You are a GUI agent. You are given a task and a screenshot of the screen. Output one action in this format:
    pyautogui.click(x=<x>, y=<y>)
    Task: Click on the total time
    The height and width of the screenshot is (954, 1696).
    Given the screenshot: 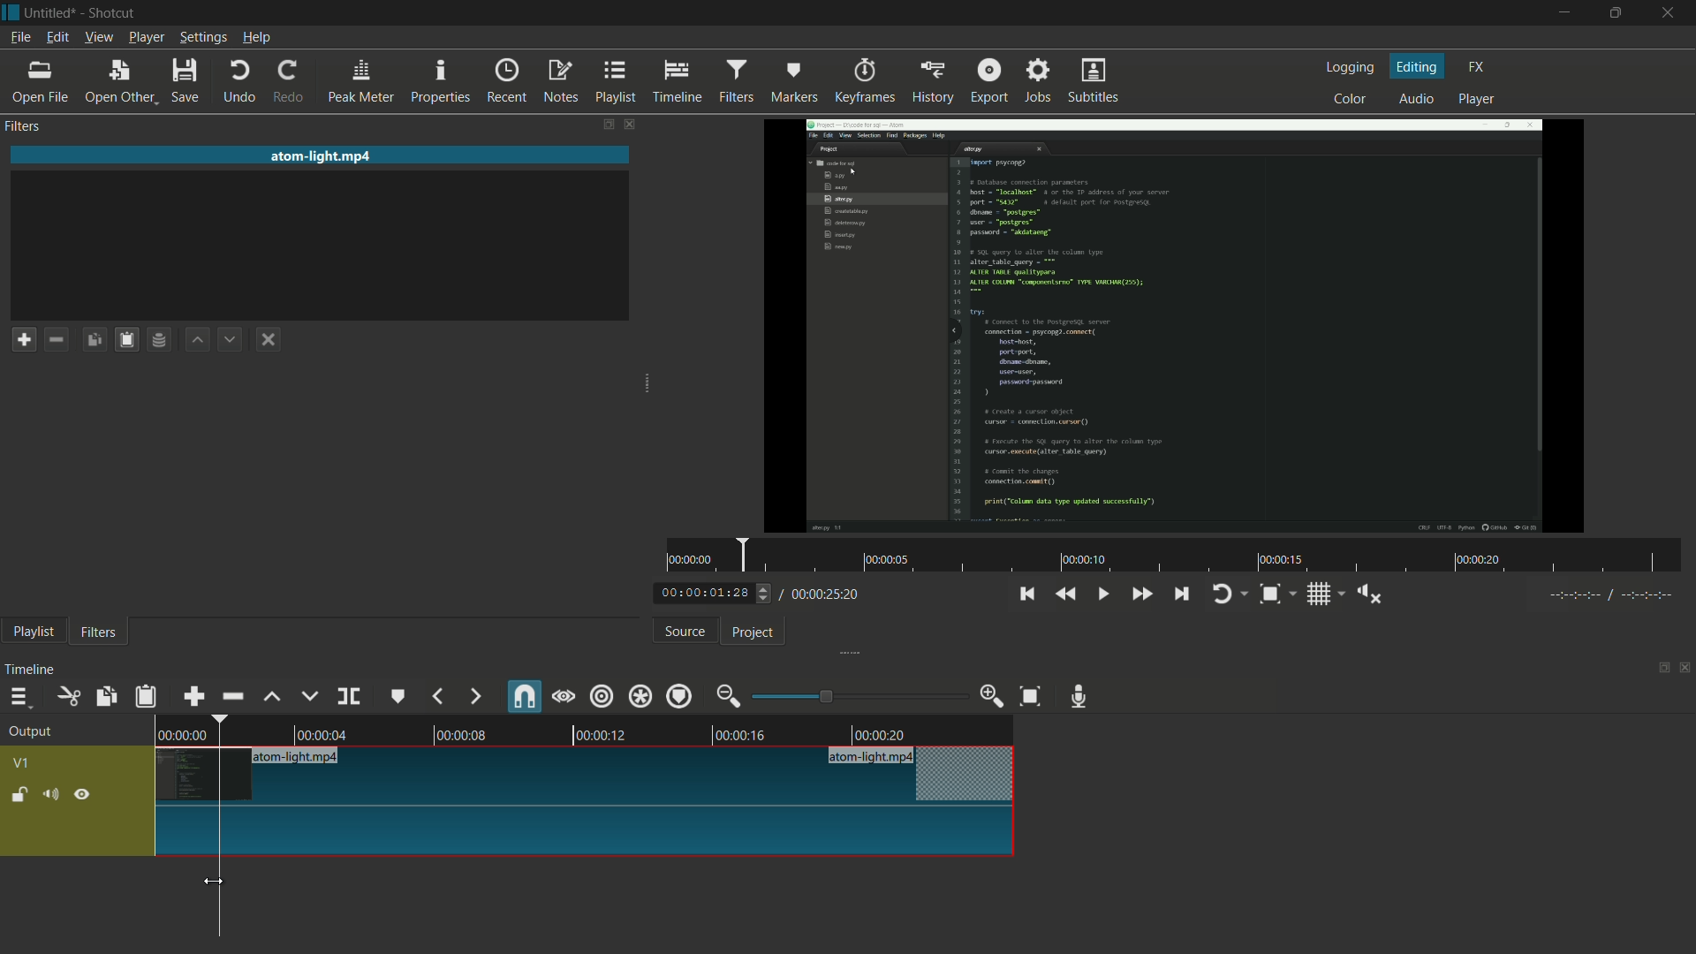 What is the action you would take?
    pyautogui.click(x=823, y=594)
    